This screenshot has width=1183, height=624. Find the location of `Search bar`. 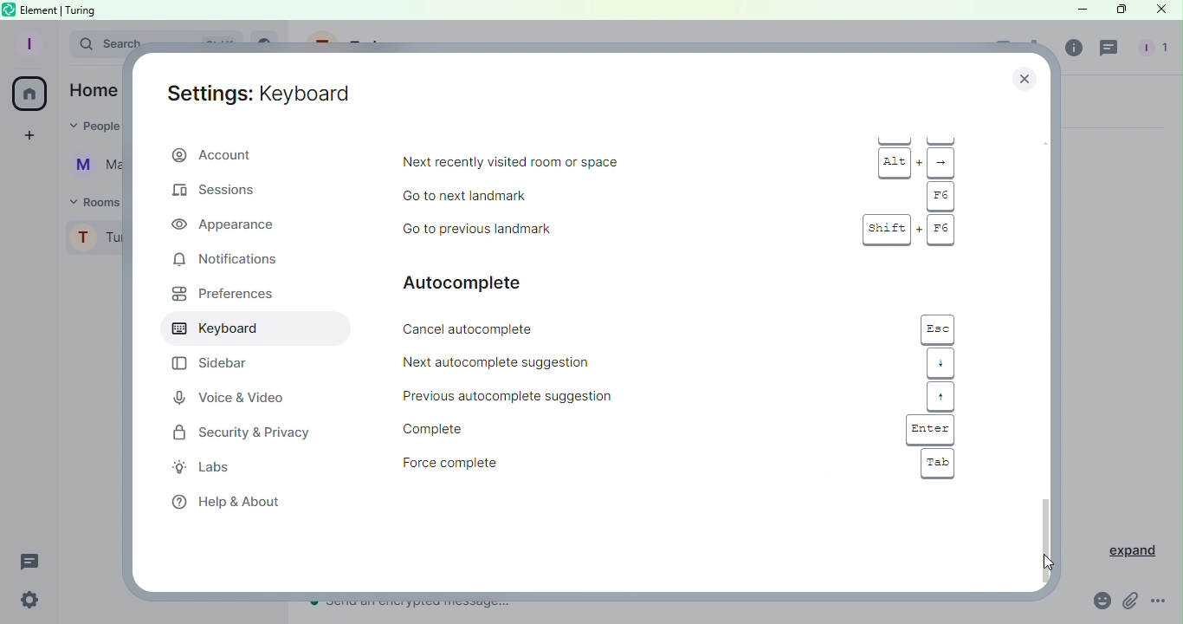

Search bar is located at coordinates (101, 42).